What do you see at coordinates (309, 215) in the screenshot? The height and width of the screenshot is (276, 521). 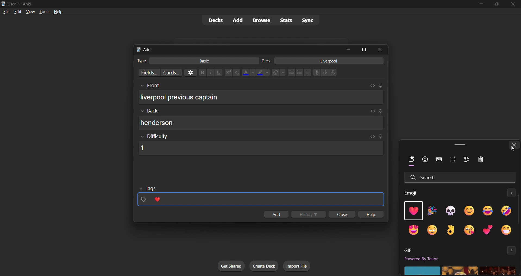 I see `history` at bounding box center [309, 215].